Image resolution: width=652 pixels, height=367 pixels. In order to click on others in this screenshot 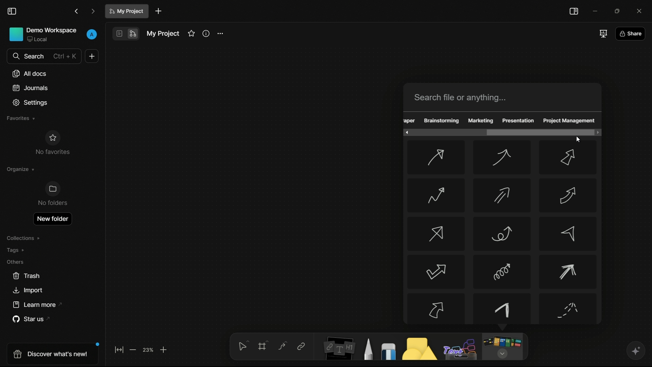, I will do `click(461, 349)`.